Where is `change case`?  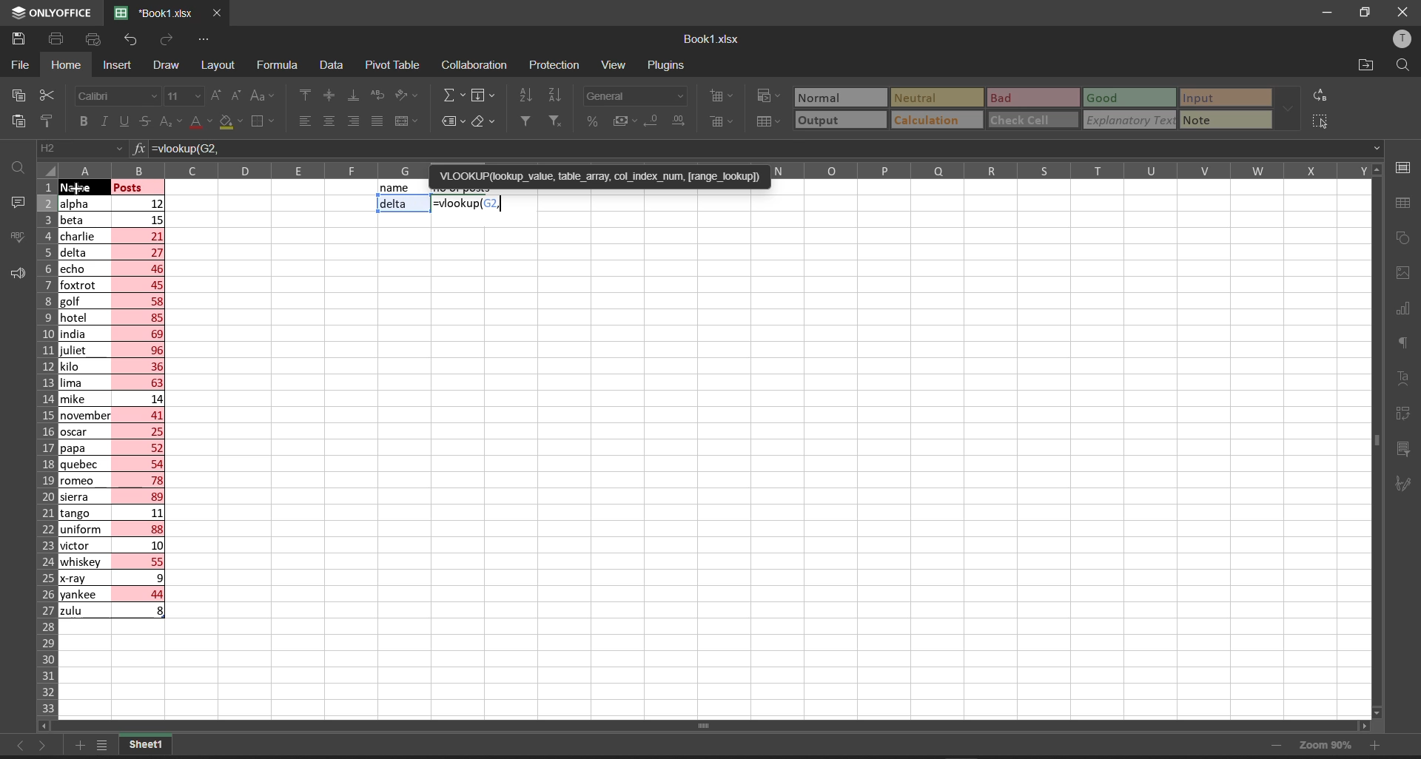
change case is located at coordinates (264, 95).